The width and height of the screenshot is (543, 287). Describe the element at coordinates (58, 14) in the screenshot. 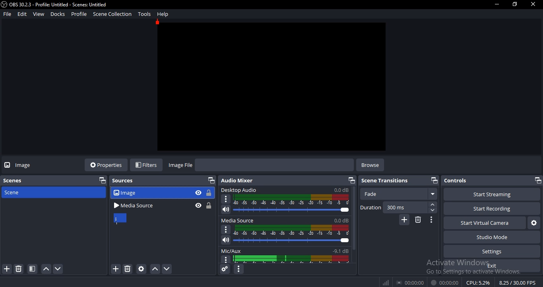

I see `docks` at that location.